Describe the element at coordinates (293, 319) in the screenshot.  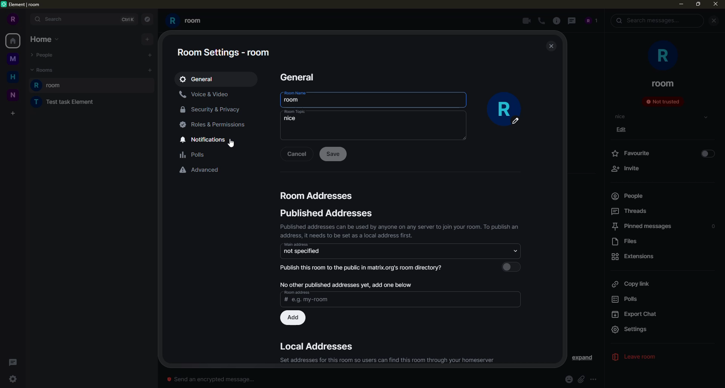
I see `add` at that location.